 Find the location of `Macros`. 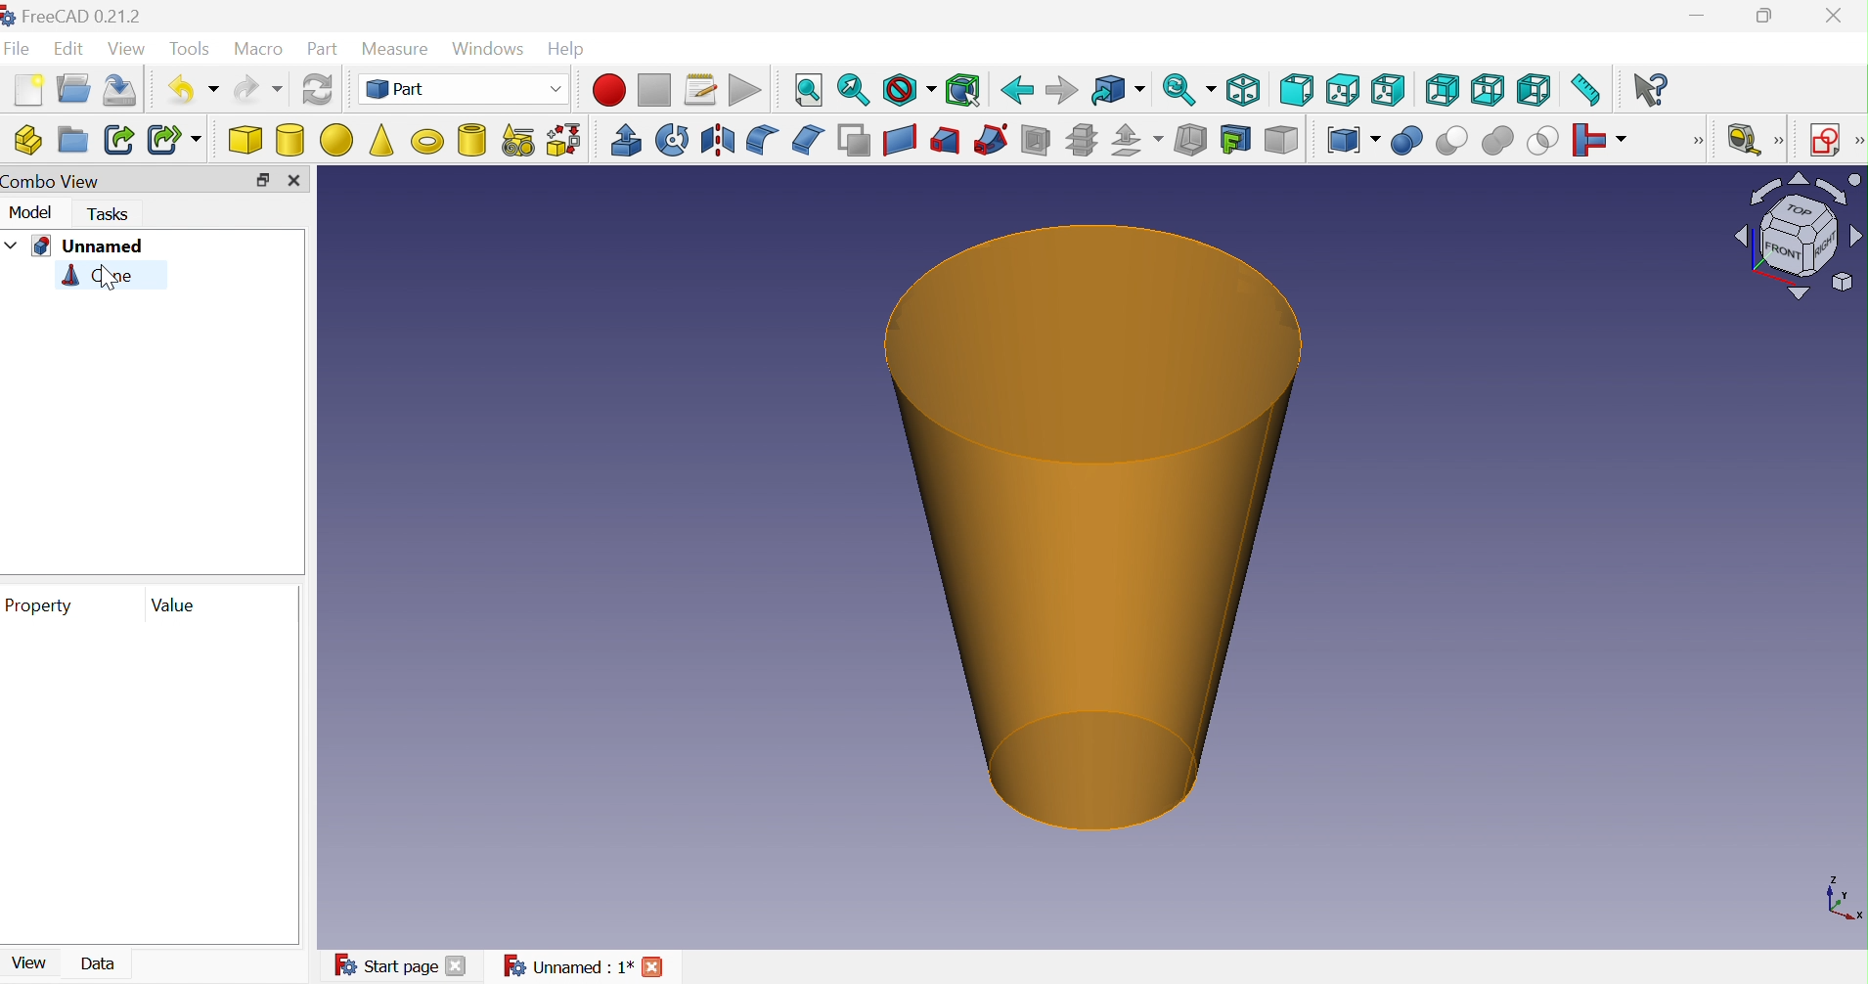

Macros is located at coordinates (702, 90).